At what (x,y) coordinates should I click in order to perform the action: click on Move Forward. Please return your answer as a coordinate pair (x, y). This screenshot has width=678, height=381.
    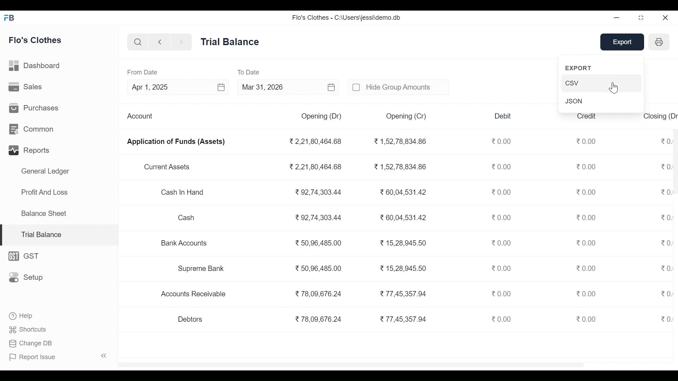
    Looking at the image, I should click on (182, 42).